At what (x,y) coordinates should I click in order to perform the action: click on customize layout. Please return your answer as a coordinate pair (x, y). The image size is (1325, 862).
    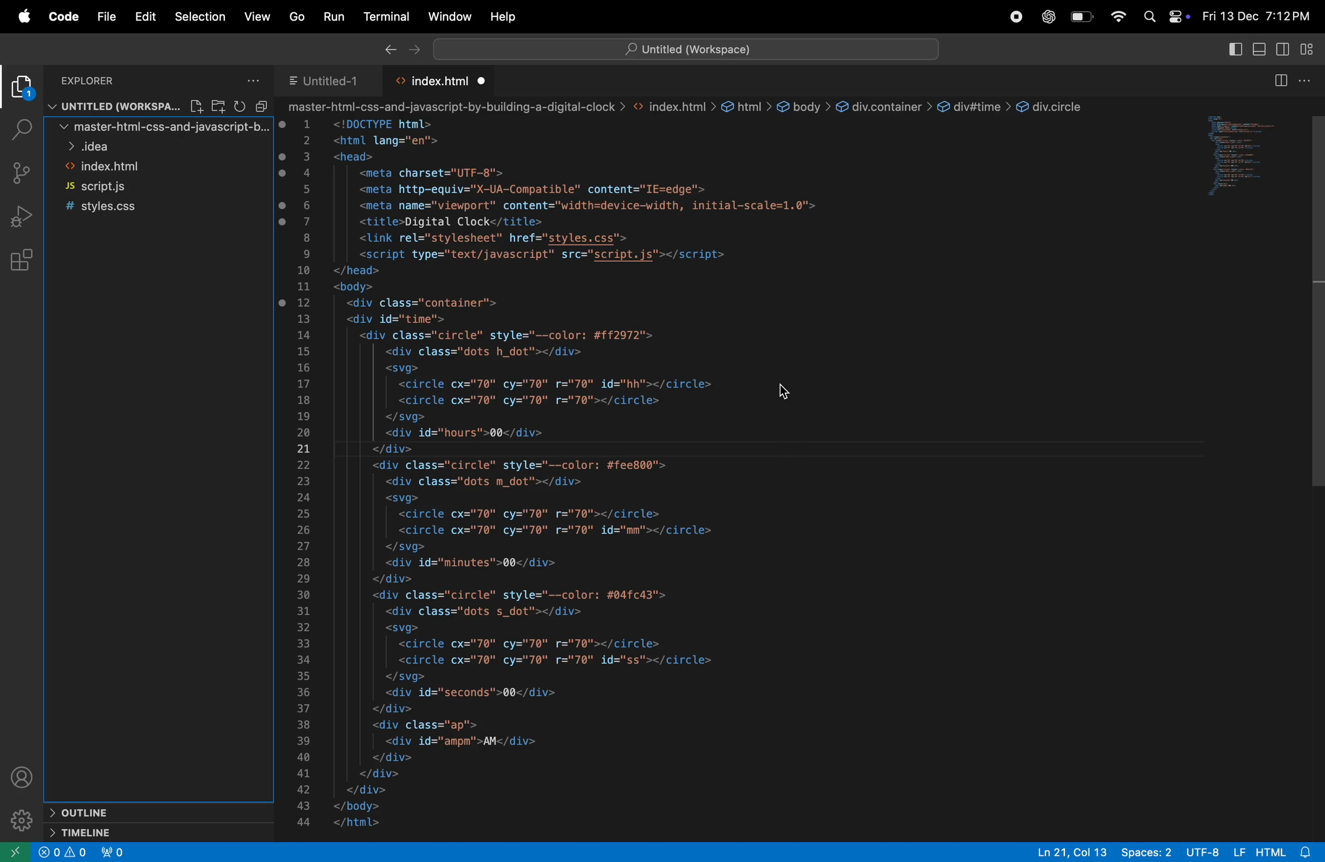
    Looking at the image, I should click on (1312, 52).